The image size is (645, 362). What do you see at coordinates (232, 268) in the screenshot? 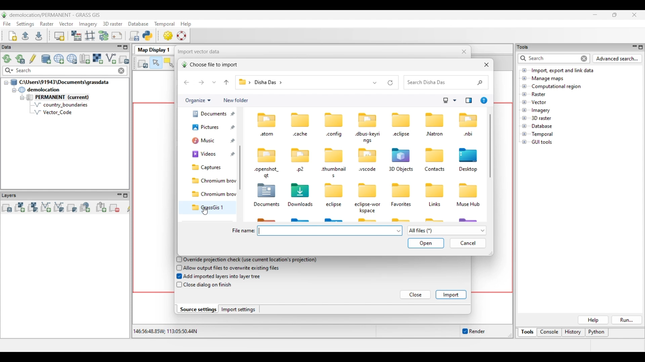
I see `Allow output files to overwrite existing files` at bounding box center [232, 268].